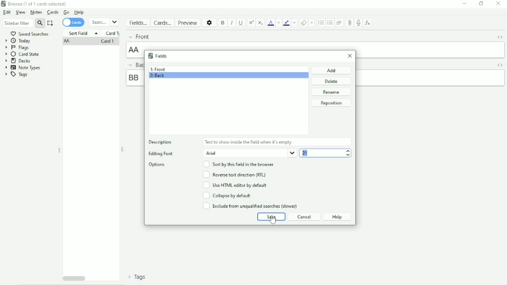 Image resolution: width=507 pixels, height=285 pixels. Describe the element at coordinates (481, 3) in the screenshot. I see `Restore down` at that location.